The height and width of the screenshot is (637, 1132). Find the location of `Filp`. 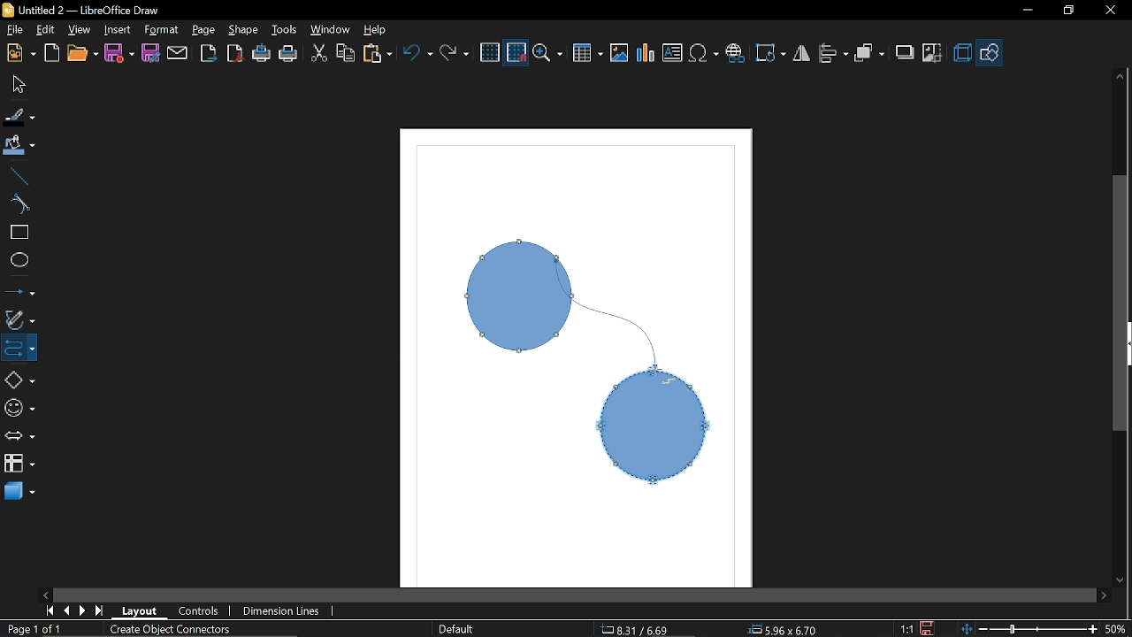

Filp is located at coordinates (802, 56).